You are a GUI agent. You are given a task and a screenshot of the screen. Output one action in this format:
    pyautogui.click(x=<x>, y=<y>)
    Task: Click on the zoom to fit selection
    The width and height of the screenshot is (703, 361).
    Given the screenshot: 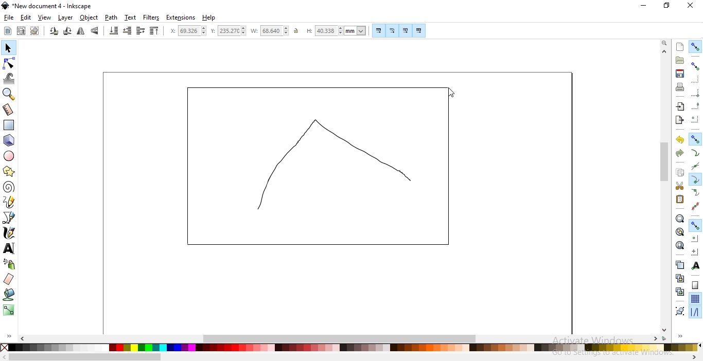 What is the action you would take?
    pyautogui.click(x=679, y=218)
    